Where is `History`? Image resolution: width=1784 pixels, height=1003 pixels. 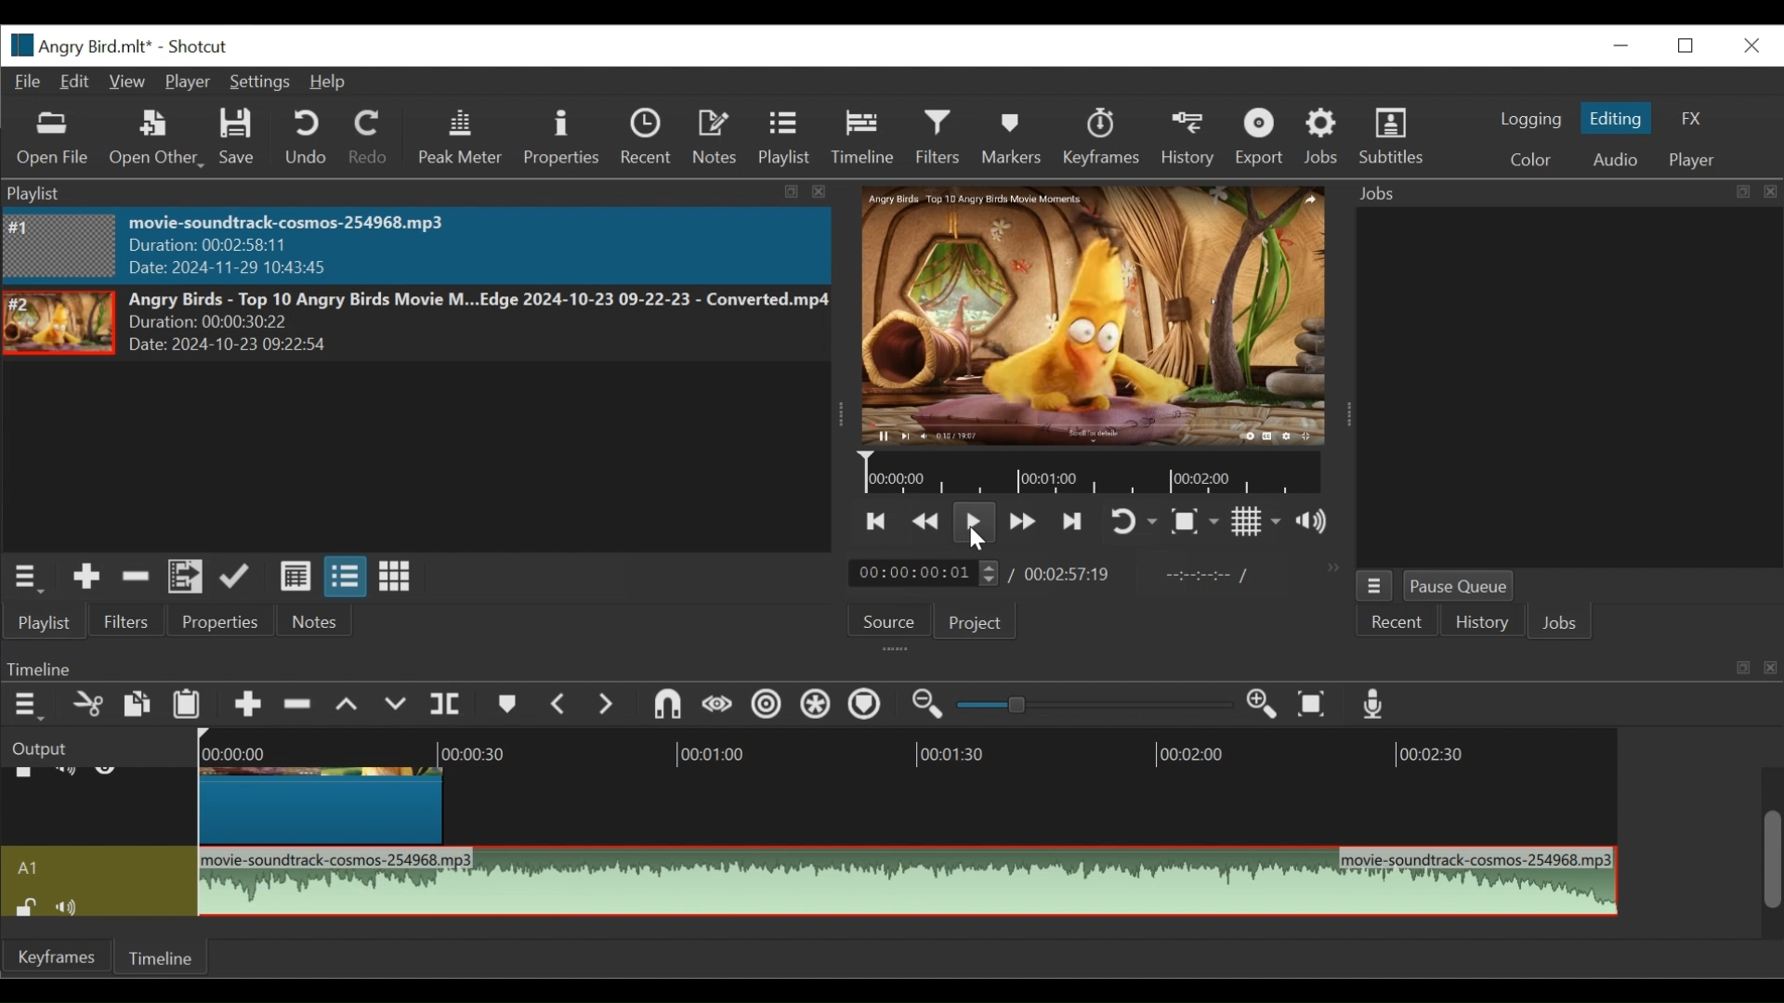
History is located at coordinates (1481, 622).